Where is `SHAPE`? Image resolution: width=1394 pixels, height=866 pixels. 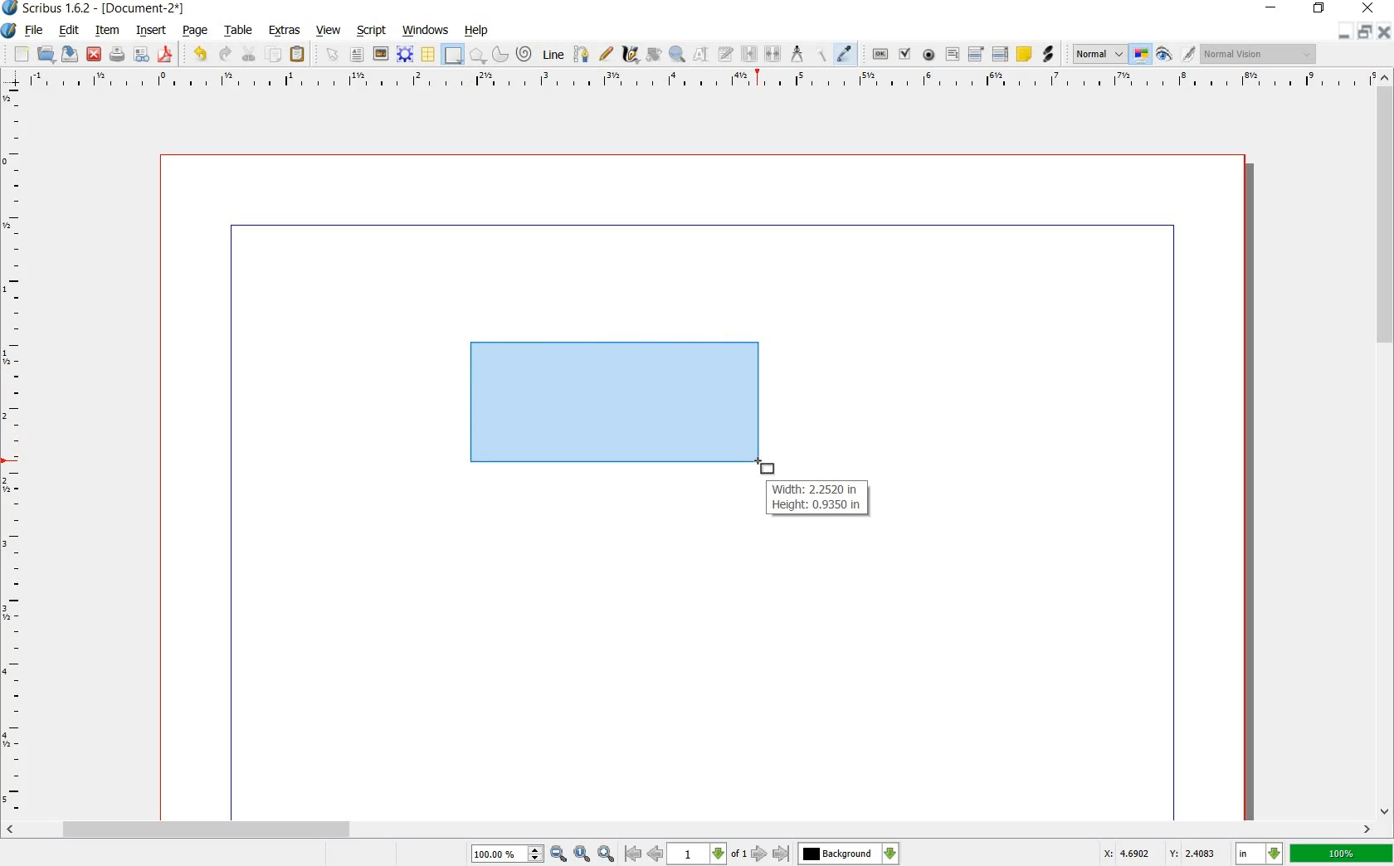 SHAPE is located at coordinates (452, 54).